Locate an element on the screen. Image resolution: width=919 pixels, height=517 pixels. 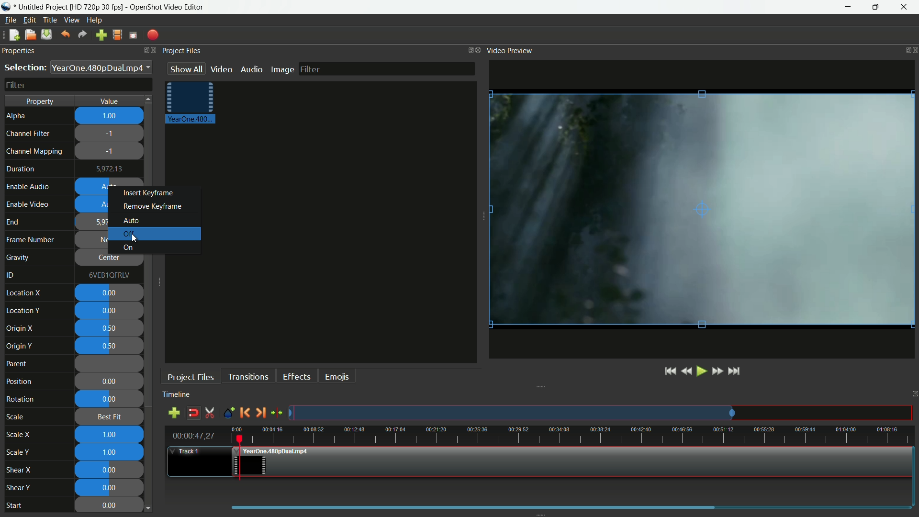
previous marker is located at coordinates (245, 411).